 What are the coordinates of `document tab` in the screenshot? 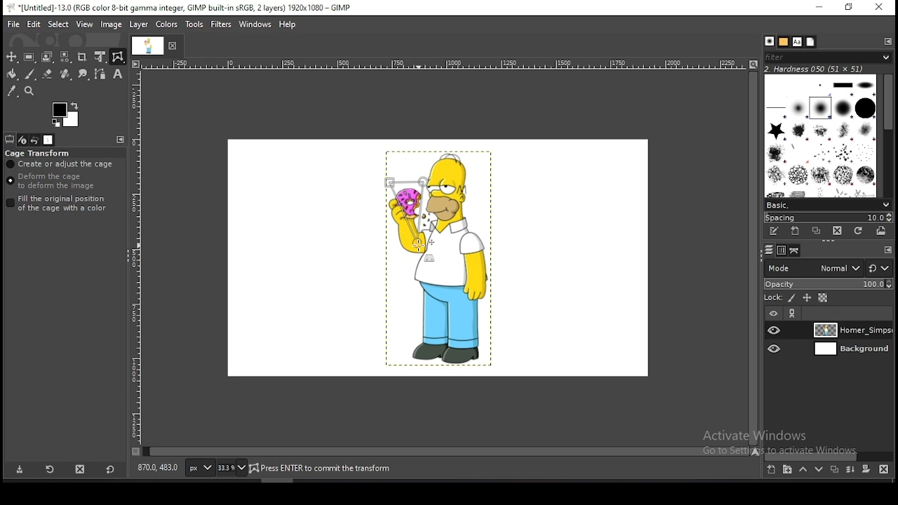 It's located at (148, 46).